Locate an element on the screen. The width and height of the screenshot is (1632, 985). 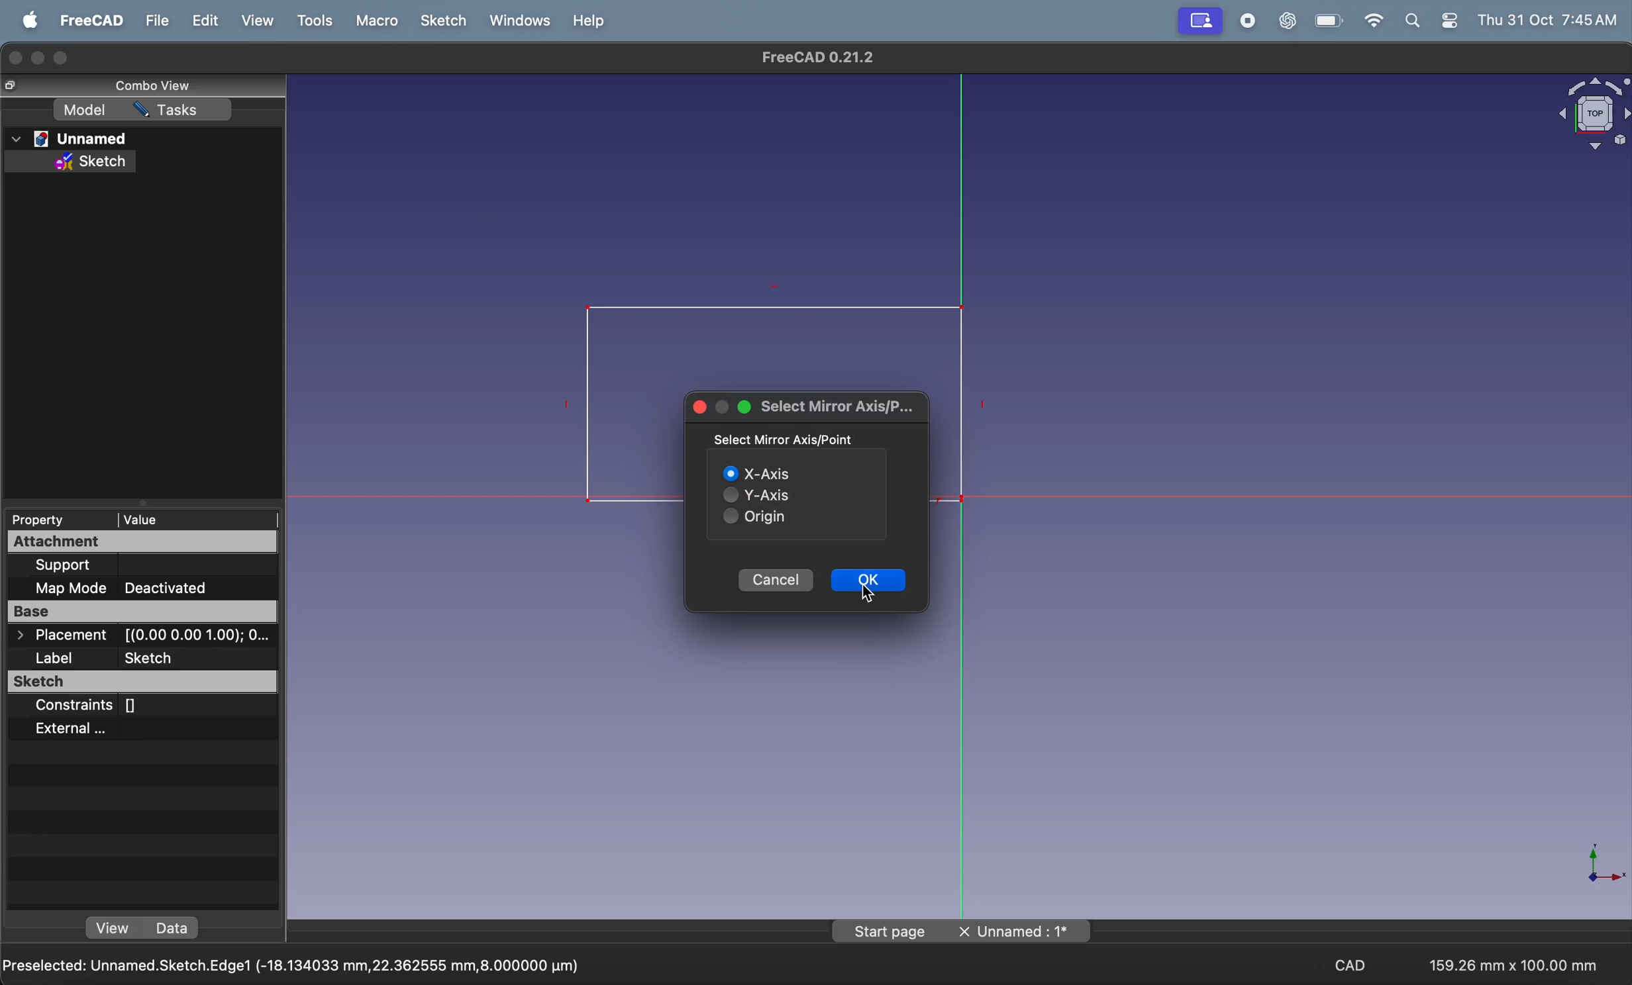
freecad is located at coordinates (93, 19).